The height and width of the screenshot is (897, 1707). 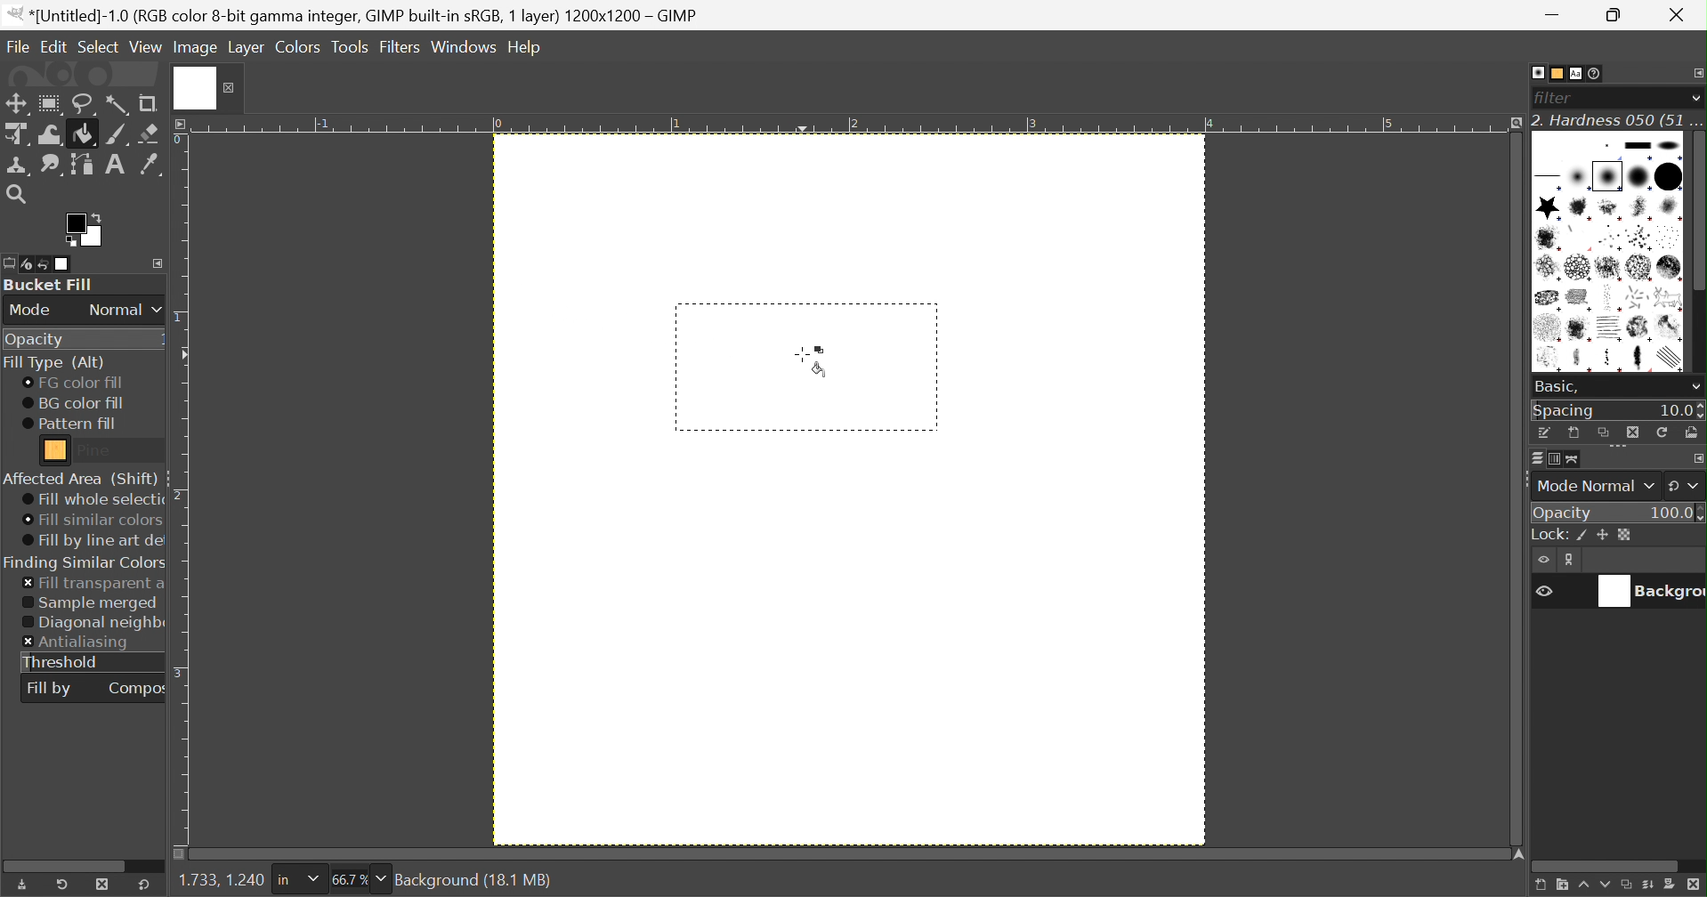 I want to click on View, so click(x=146, y=48).